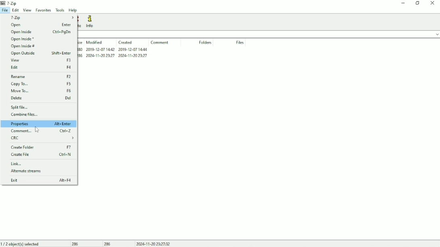  Describe the element at coordinates (28, 10) in the screenshot. I see `View` at that location.